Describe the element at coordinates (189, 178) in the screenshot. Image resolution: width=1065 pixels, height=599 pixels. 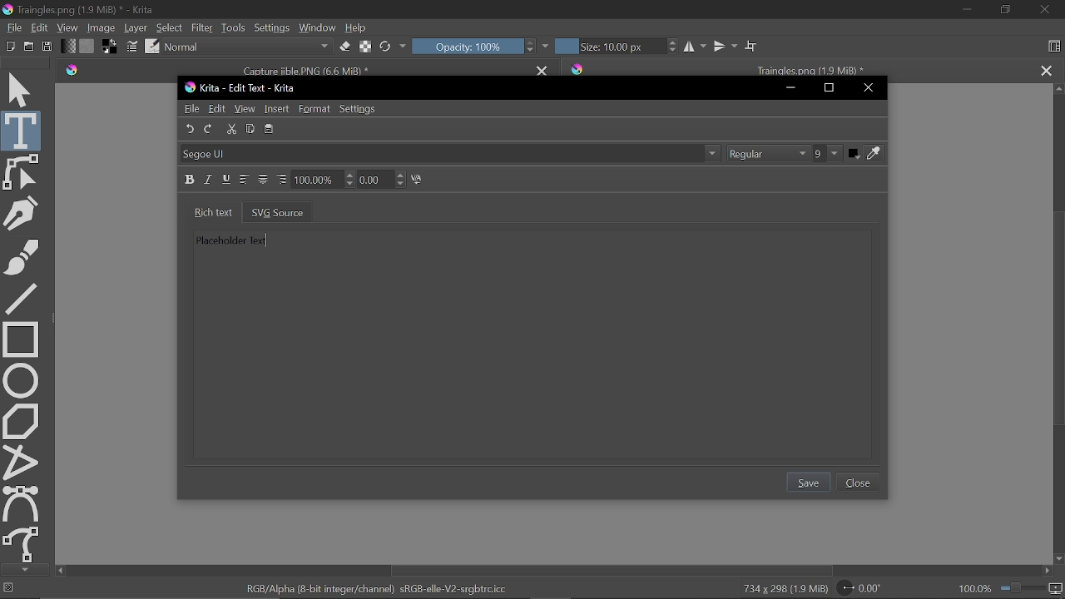
I see `Bold` at that location.